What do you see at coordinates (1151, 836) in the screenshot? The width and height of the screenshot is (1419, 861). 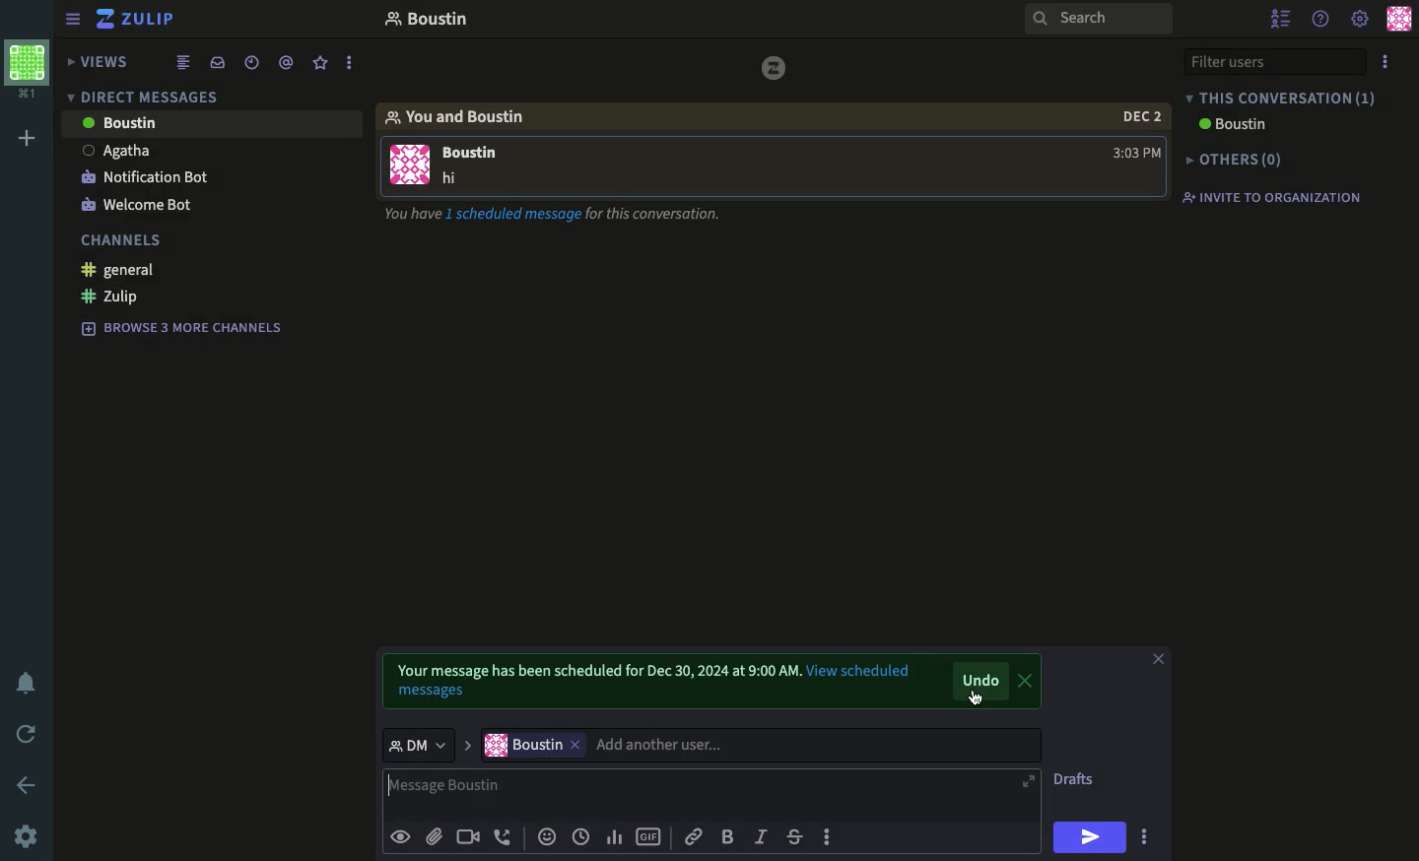 I see `options` at bounding box center [1151, 836].